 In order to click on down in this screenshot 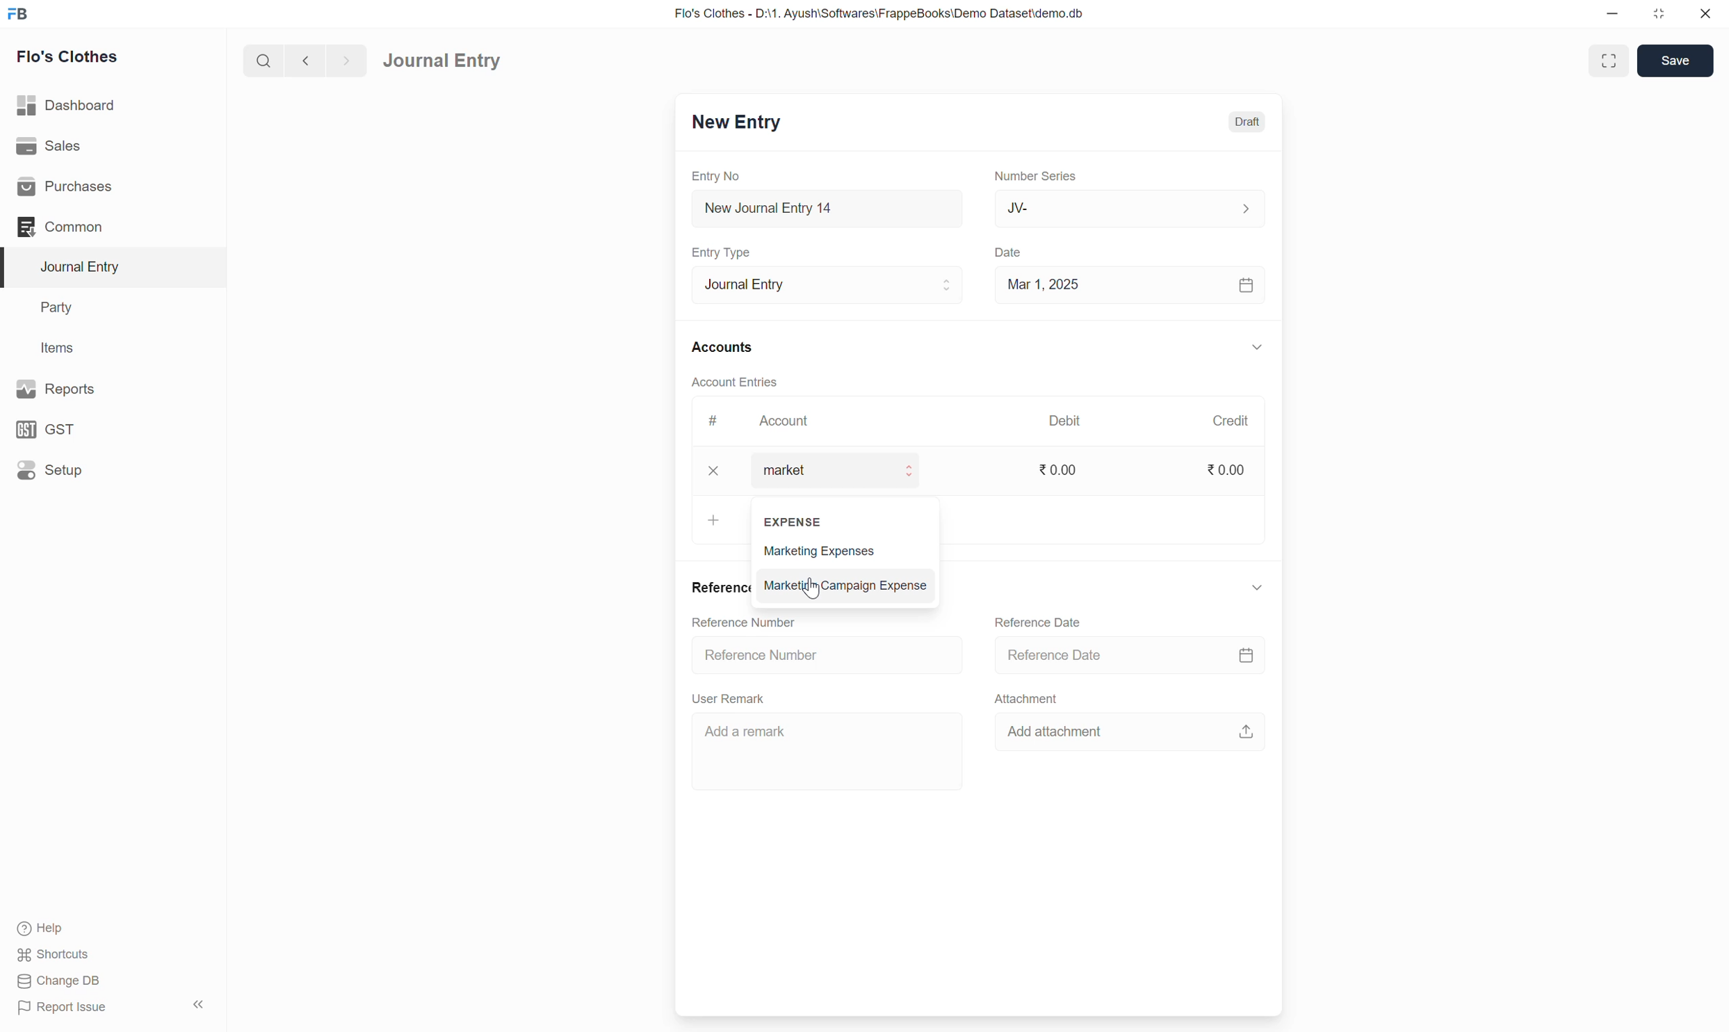, I will do `click(1255, 349)`.